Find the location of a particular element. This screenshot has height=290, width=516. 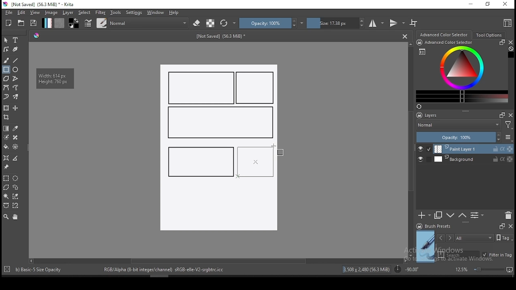

opacity is located at coordinates (464, 138).